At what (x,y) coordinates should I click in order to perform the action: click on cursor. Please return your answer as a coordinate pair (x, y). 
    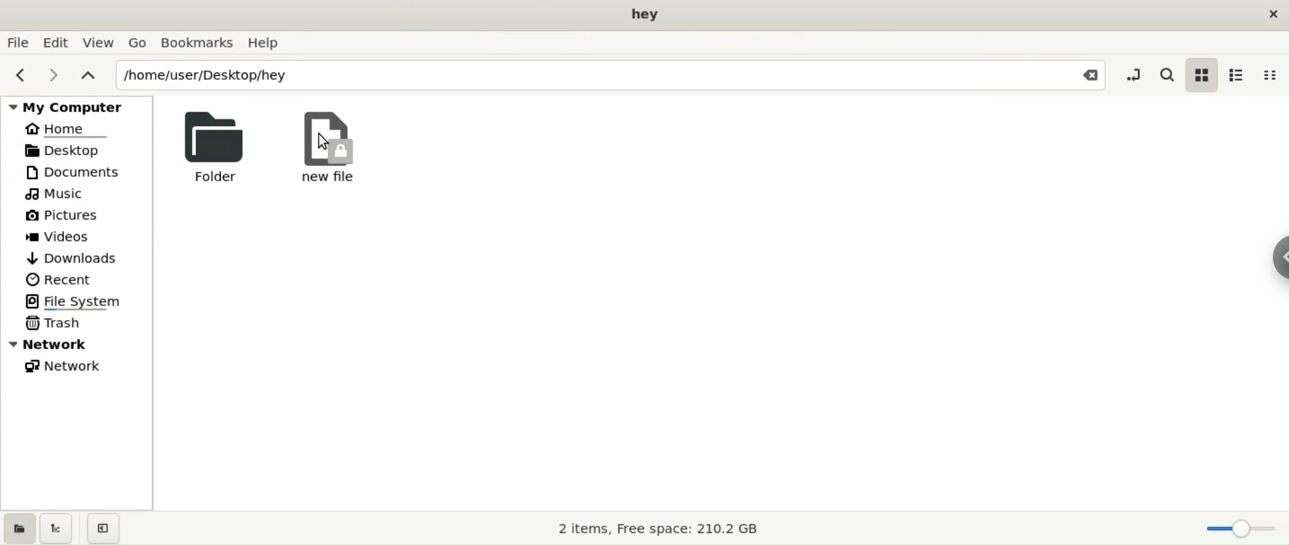
    Looking at the image, I should click on (325, 142).